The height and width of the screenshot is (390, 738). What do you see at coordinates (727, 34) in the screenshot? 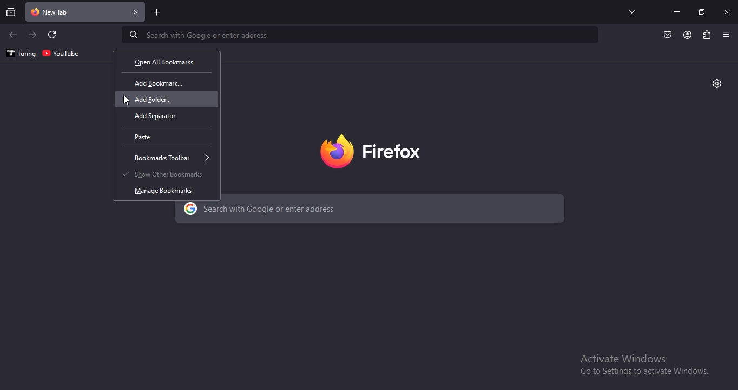
I see `view settings menu` at bounding box center [727, 34].